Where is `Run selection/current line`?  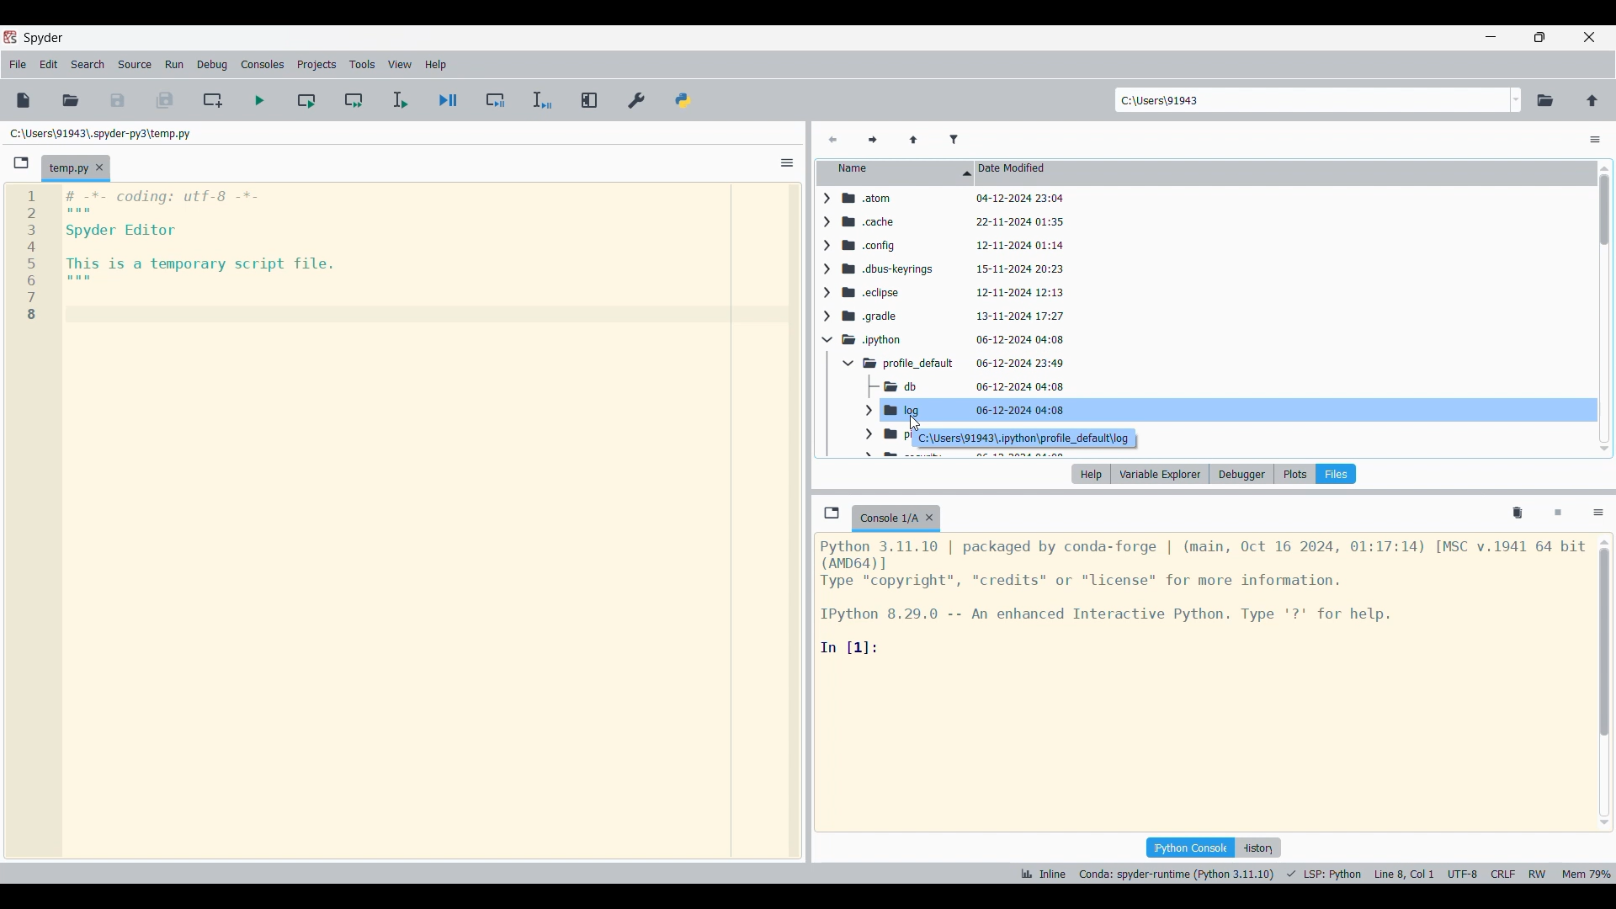 Run selection/current line is located at coordinates (400, 100).